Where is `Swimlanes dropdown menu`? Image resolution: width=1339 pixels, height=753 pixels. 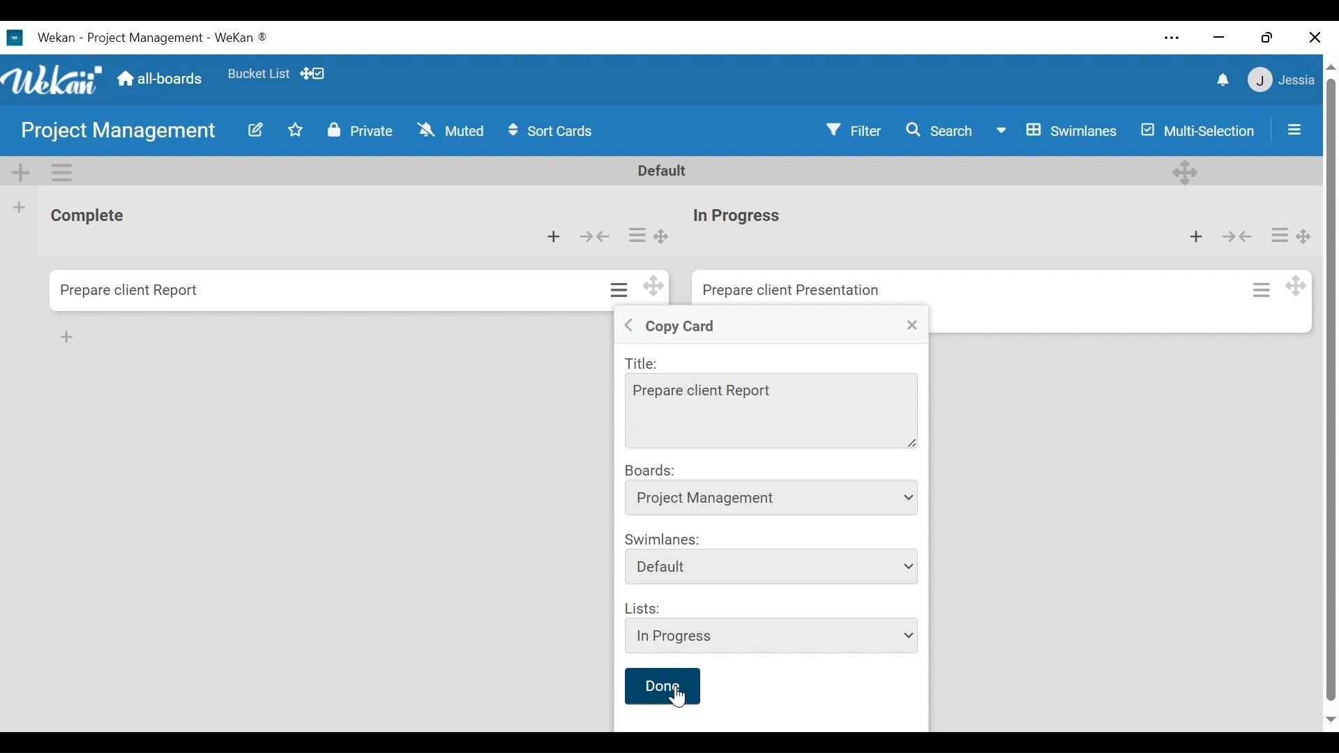
Swimlanes dropdown menu is located at coordinates (775, 567).